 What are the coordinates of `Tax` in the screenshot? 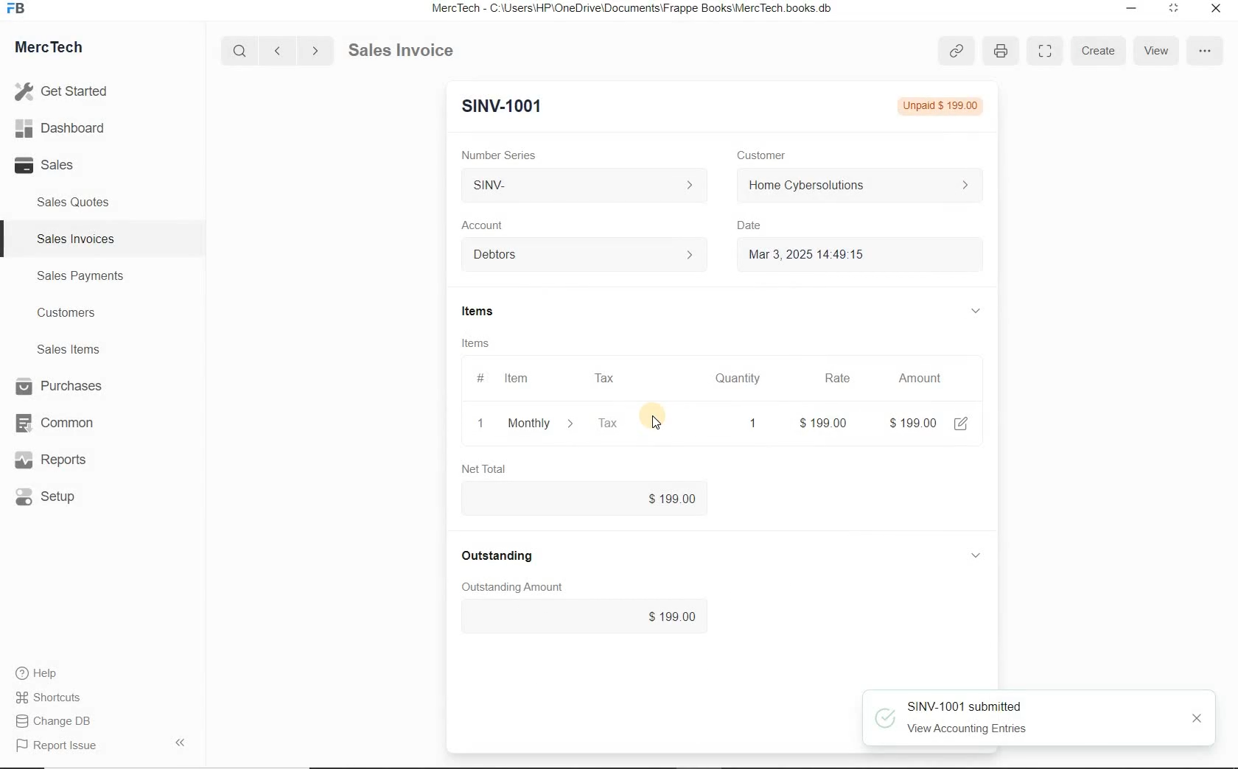 It's located at (633, 422).